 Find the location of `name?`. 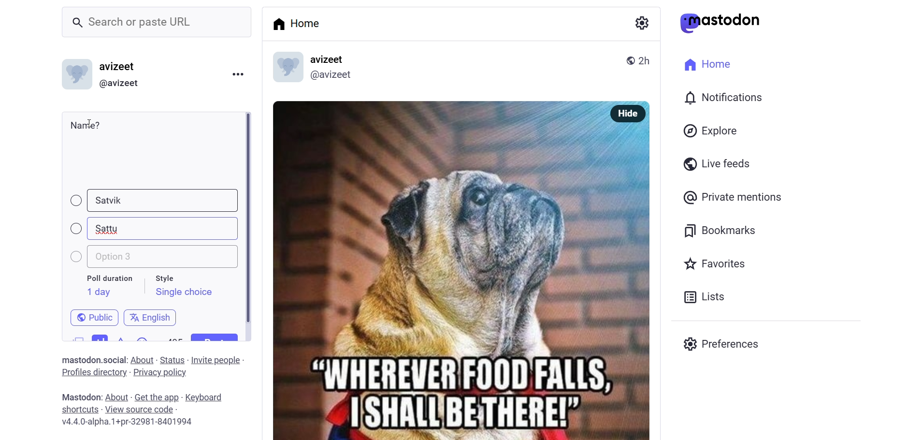

name? is located at coordinates (86, 125).